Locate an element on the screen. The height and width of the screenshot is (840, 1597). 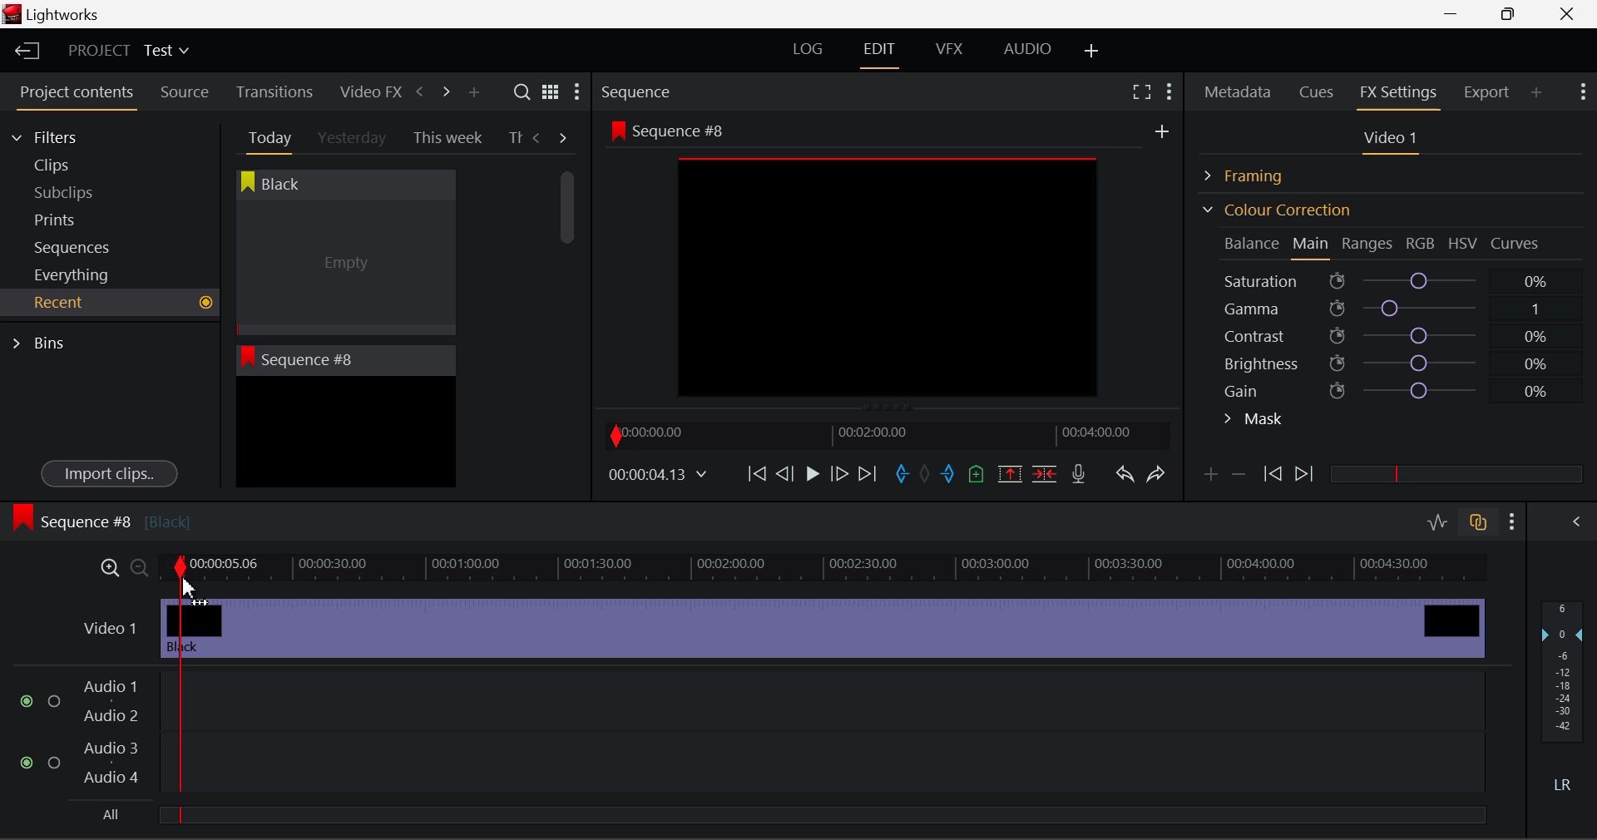
Contrast is located at coordinates (1392, 335).